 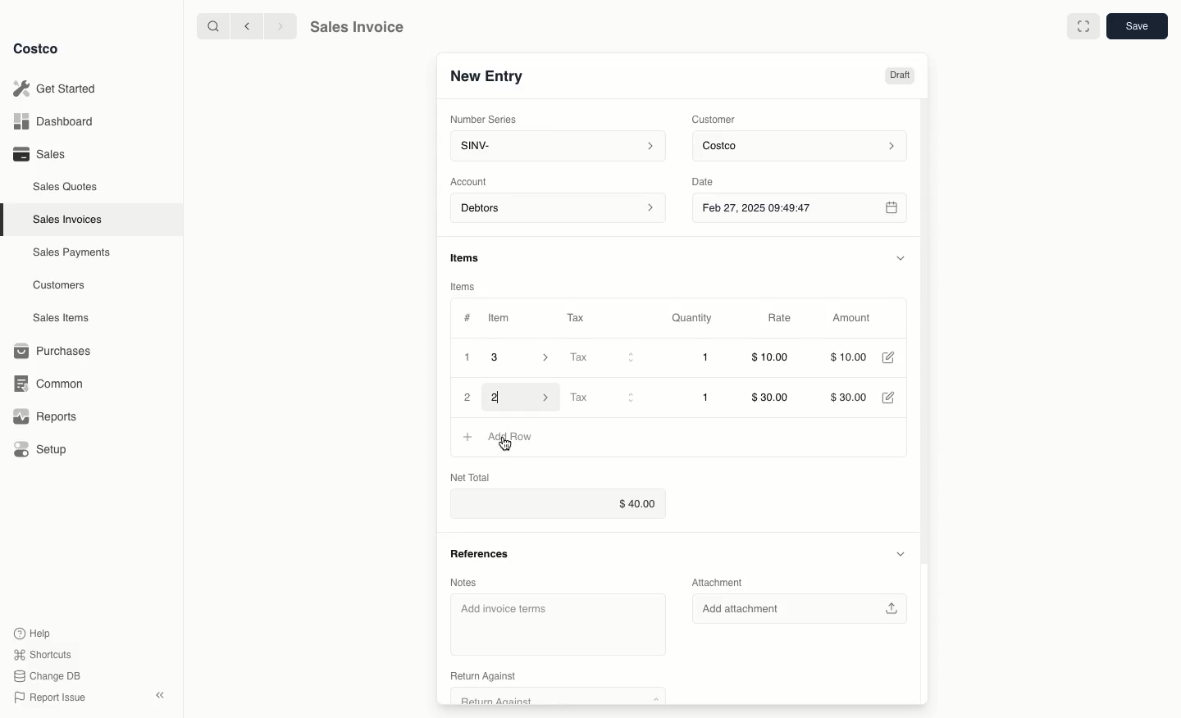 I want to click on Attachment, so click(x=720, y=583).